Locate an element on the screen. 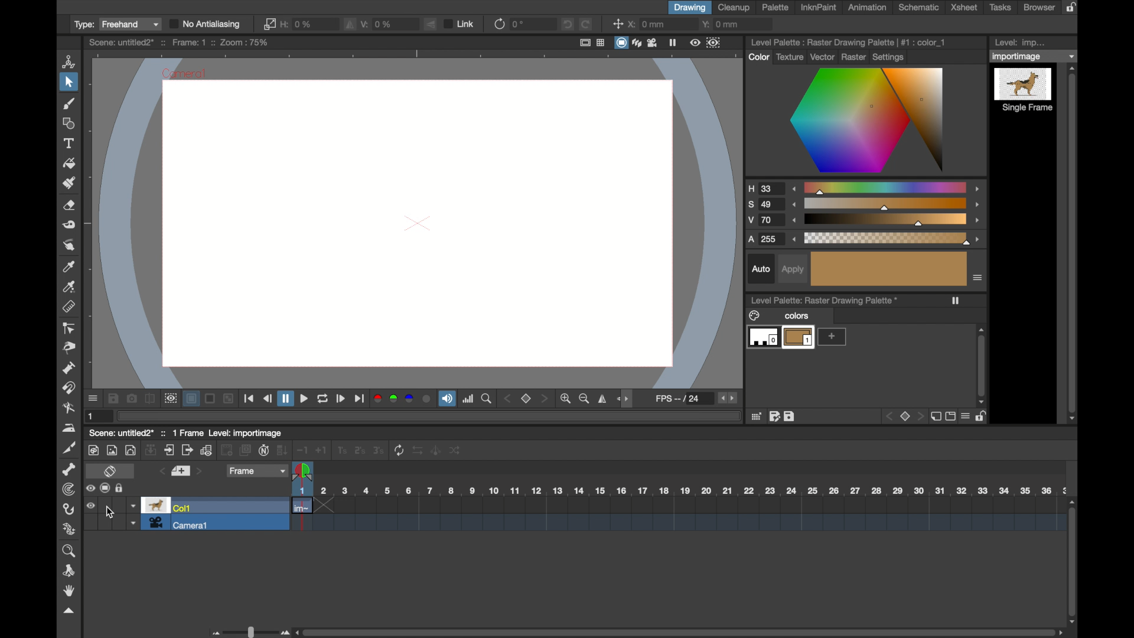 This screenshot has width=1134, height=638. frame is located at coordinates (258, 470).